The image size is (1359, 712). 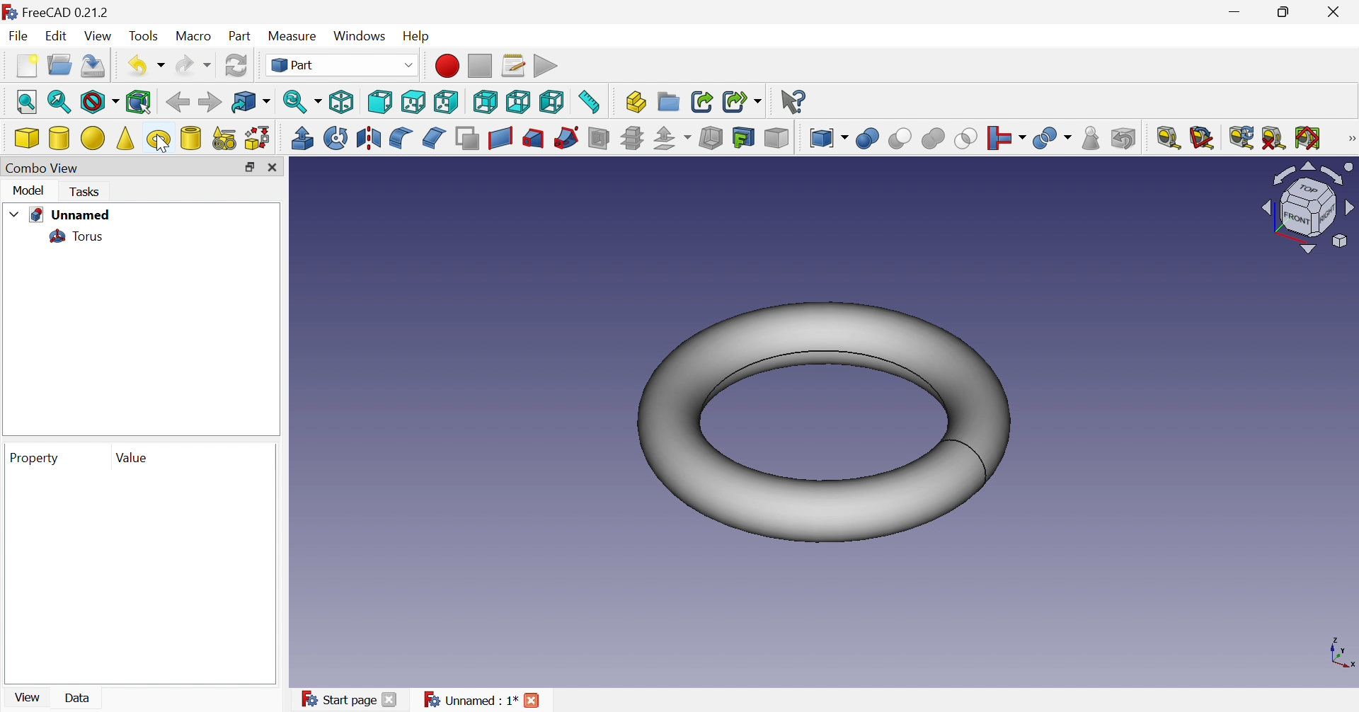 I want to click on Property, so click(x=36, y=459).